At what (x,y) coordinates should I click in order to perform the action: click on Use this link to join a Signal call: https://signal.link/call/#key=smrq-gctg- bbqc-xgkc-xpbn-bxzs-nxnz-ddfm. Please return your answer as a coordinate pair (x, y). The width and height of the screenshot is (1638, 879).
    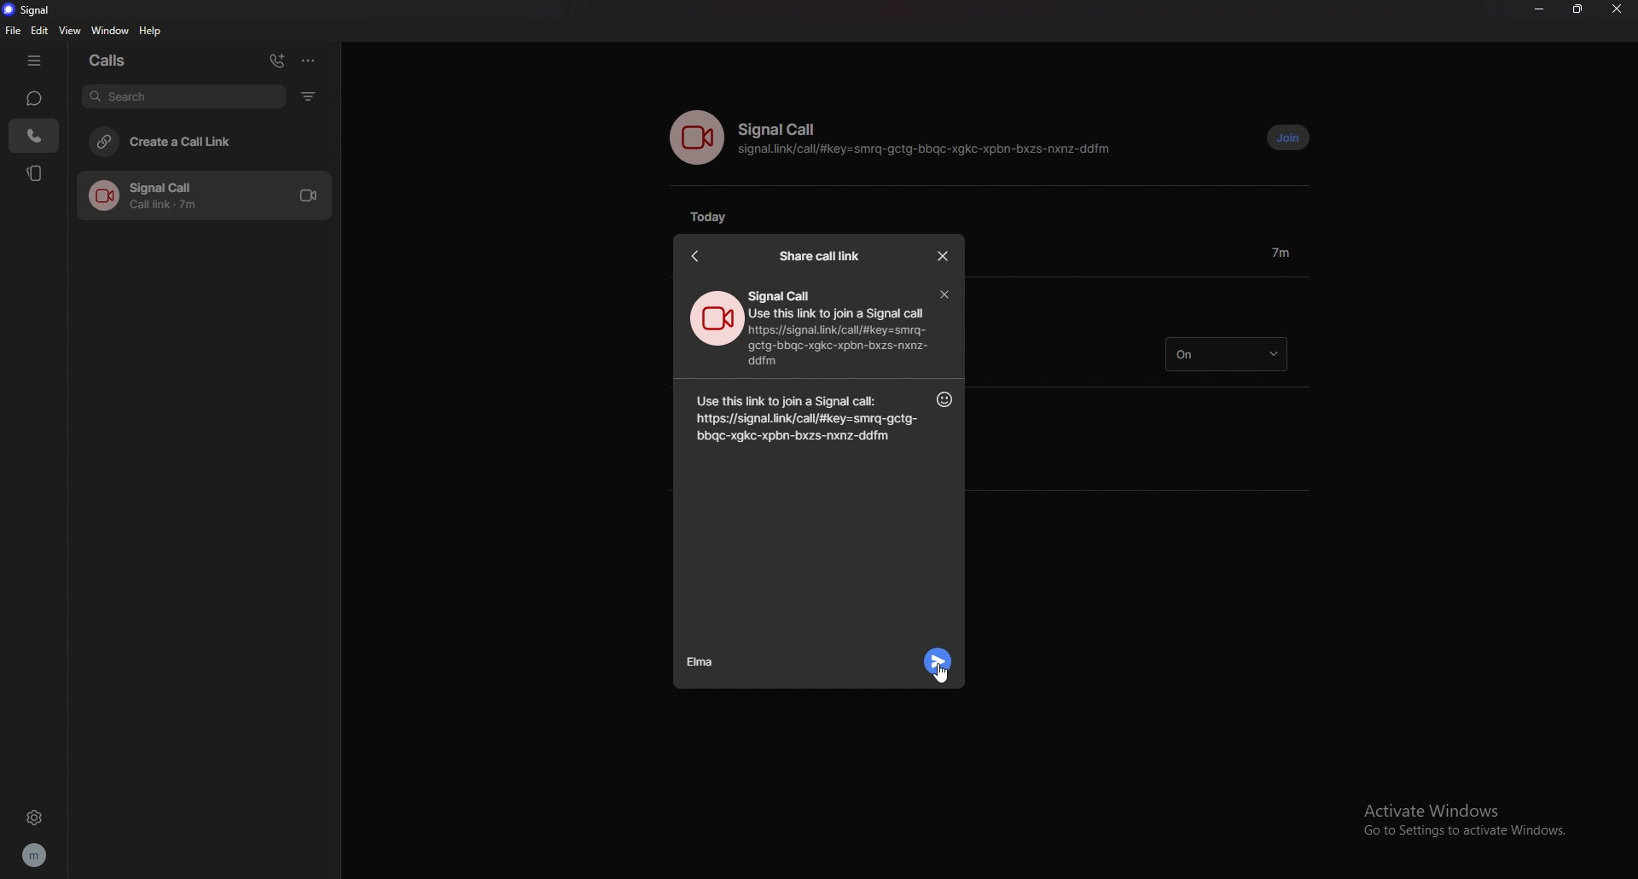
    Looking at the image, I should click on (801, 416).